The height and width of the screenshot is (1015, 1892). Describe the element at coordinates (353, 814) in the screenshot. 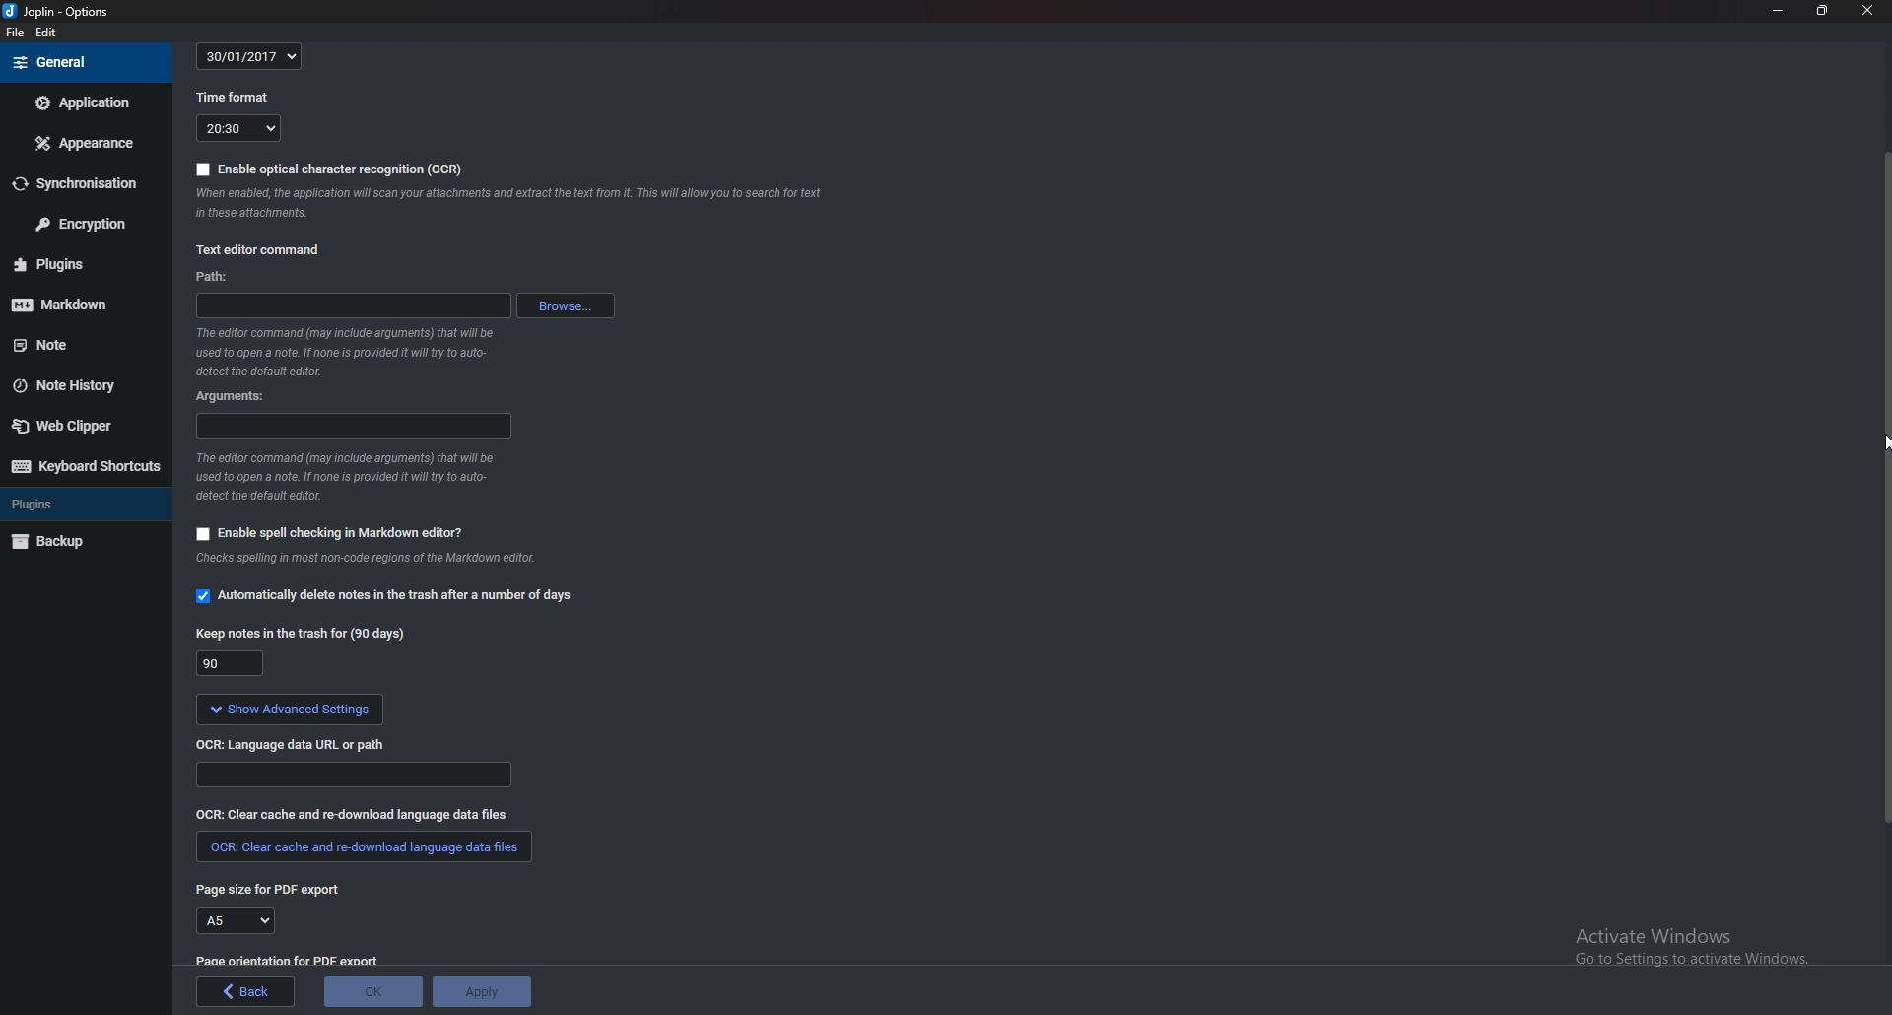

I see `Clear cache and redownload language data files` at that location.